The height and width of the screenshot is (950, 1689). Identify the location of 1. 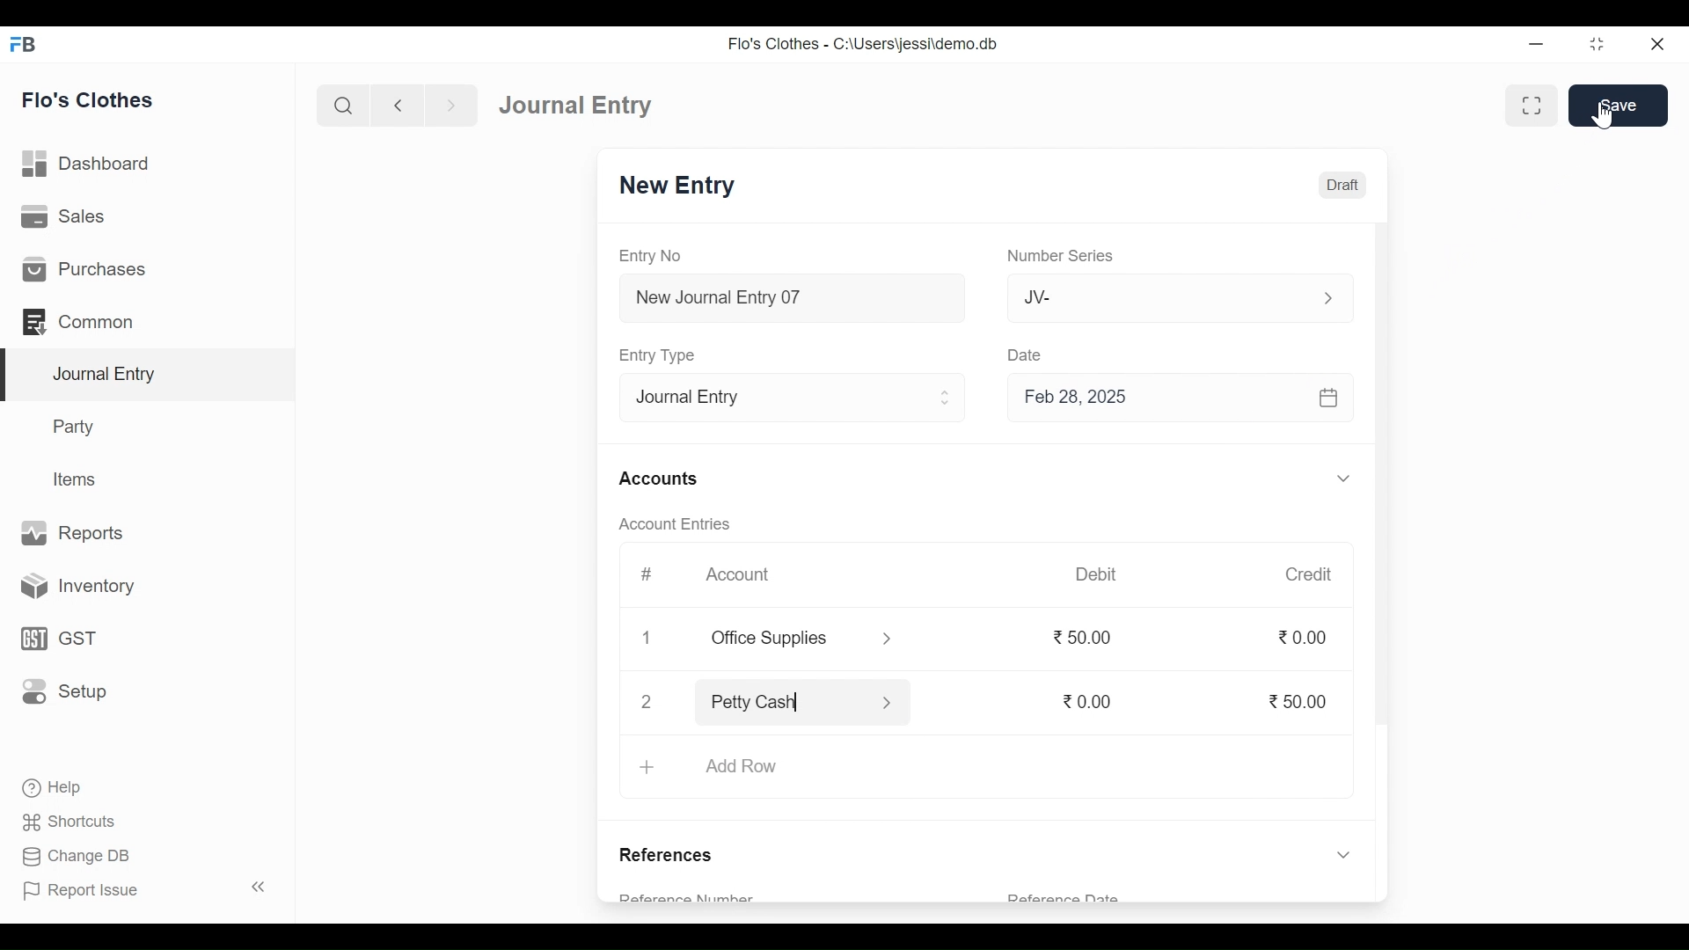
(647, 634).